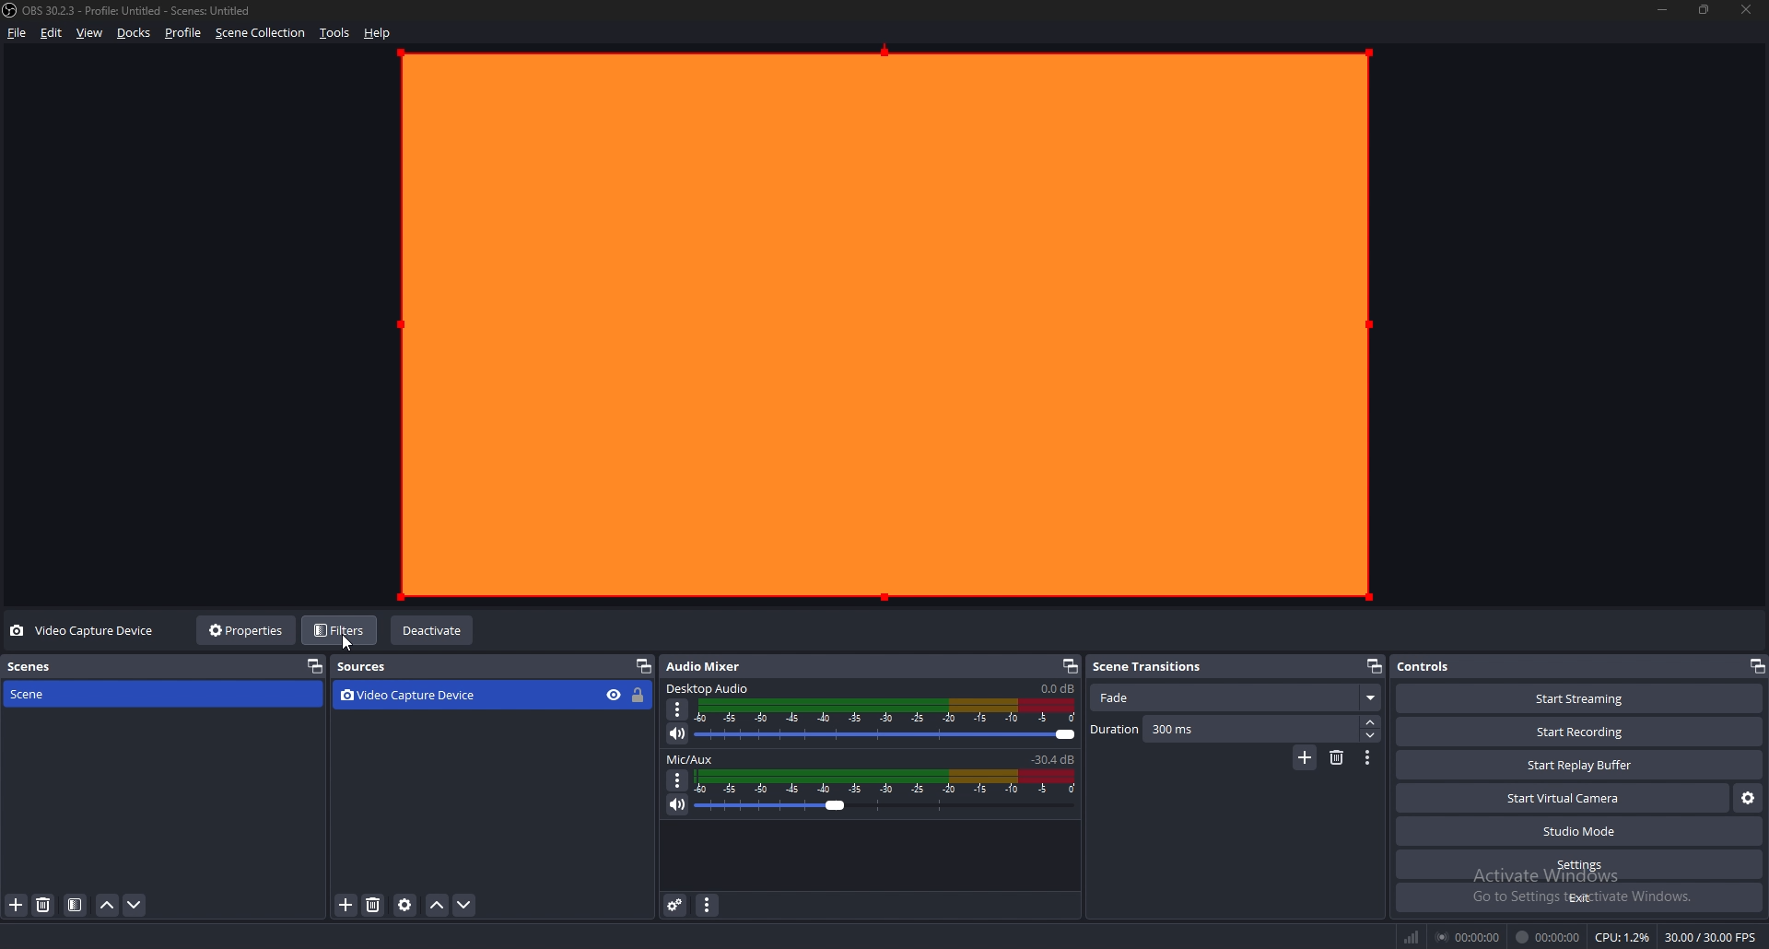 This screenshot has height=949, width=1769. What do you see at coordinates (183, 33) in the screenshot?
I see `profile` at bounding box center [183, 33].